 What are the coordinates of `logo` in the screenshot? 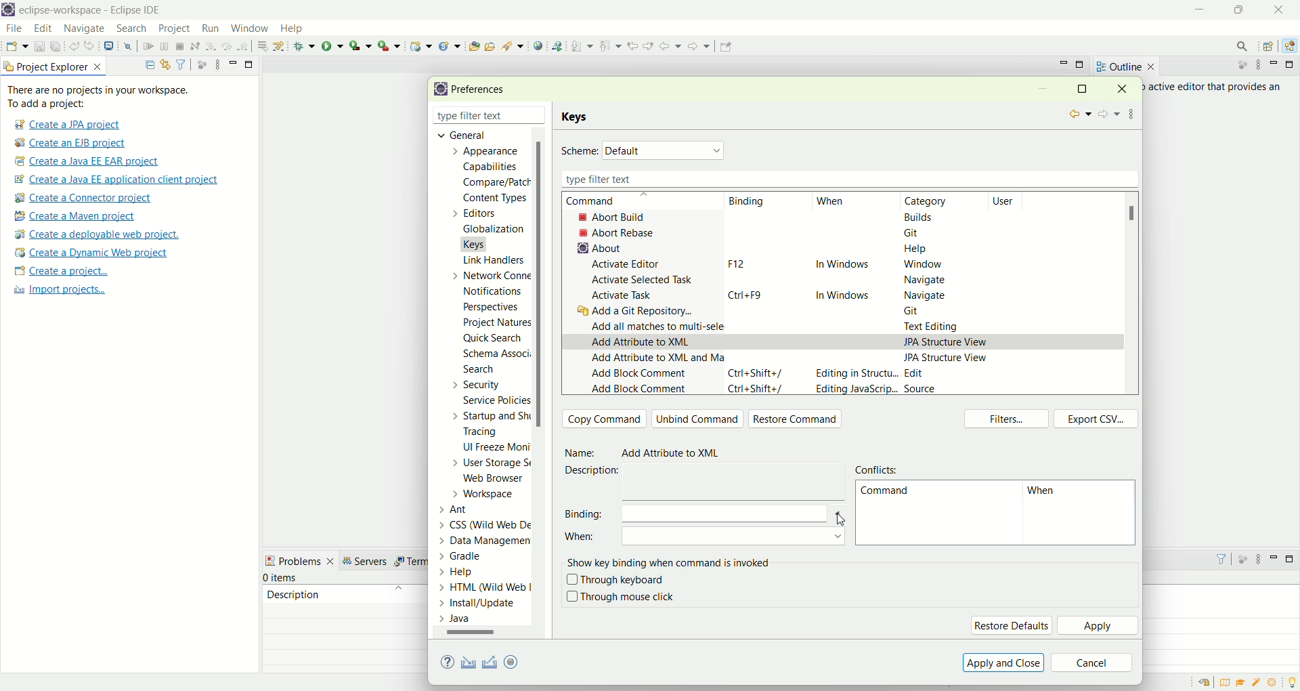 It's located at (8, 11).